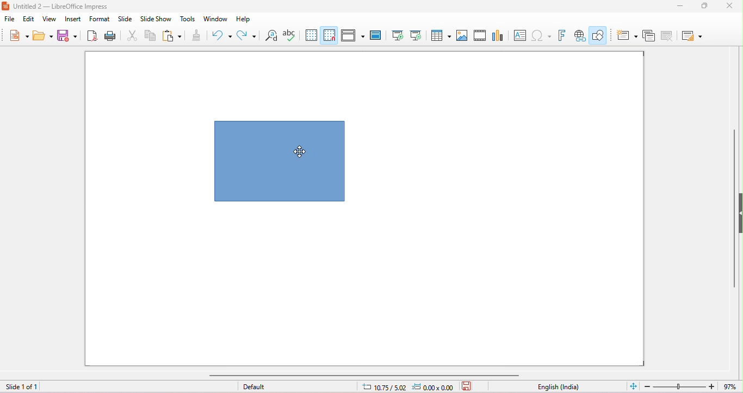 Image resolution: width=743 pixels, height=393 pixels. What do you see at coordinates (132, 35) in the screenshot?
I see `cut` at bounding box center [132, 35].